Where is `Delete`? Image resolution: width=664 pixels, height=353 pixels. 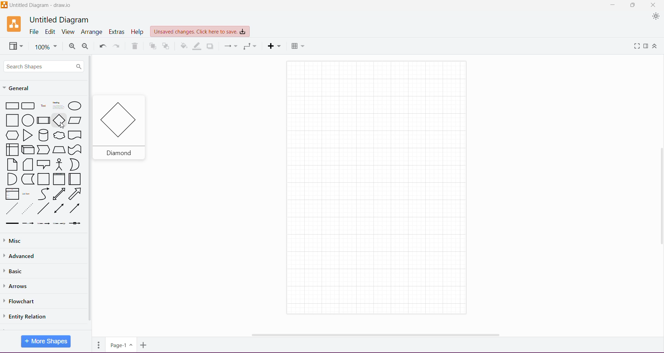
Delete is located at coordinates (134, 46).